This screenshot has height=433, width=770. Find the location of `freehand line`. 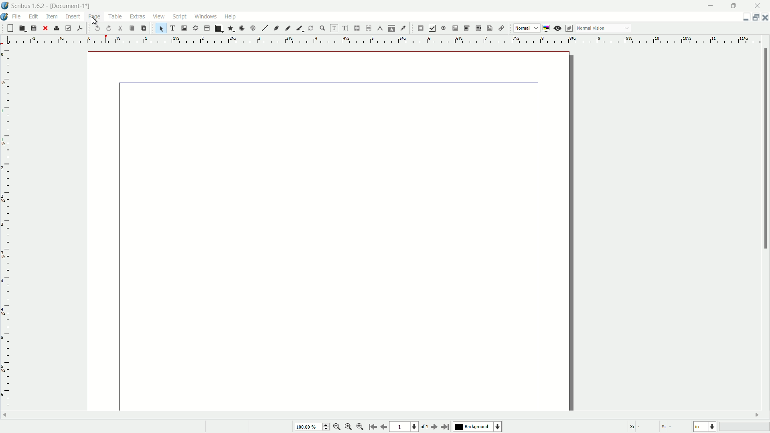

freehand line is located at coordinates (288, 28).